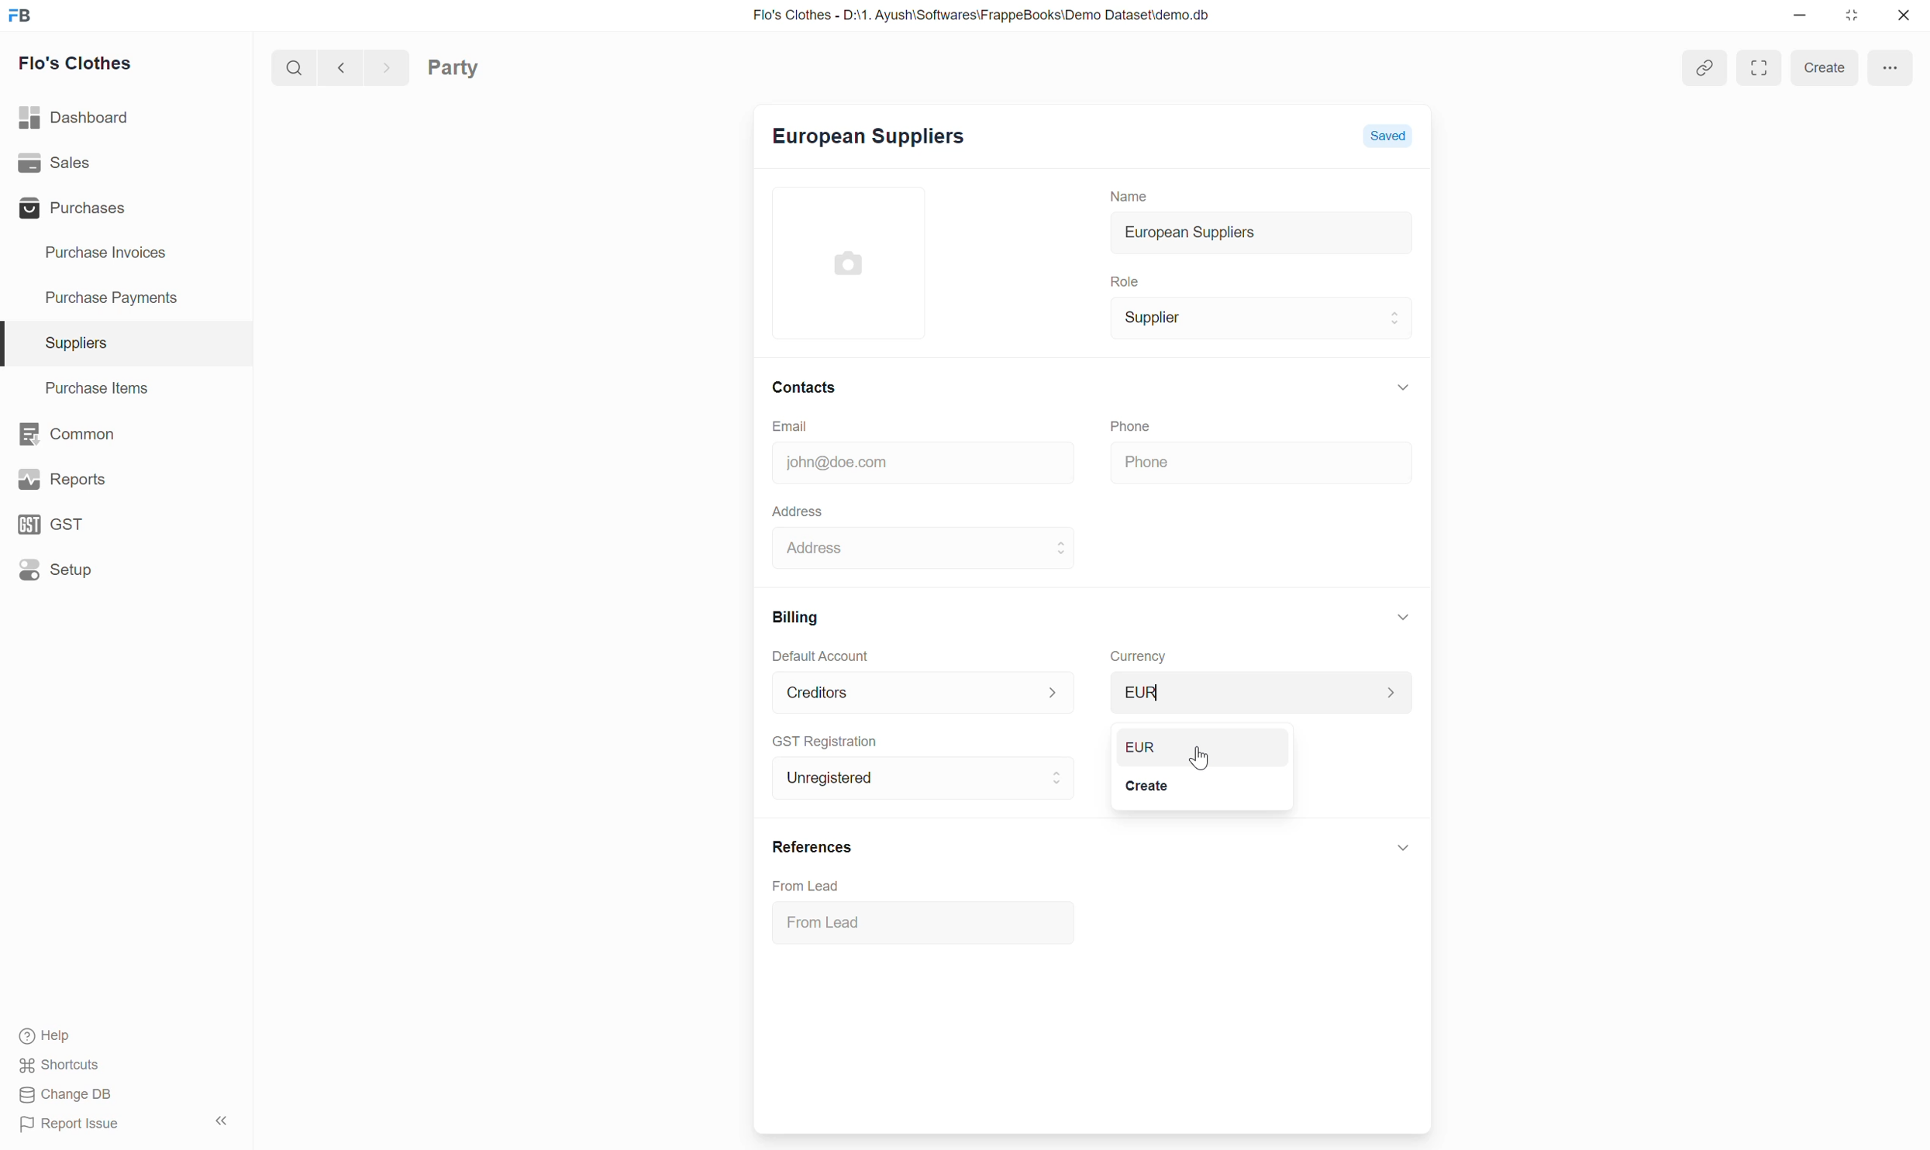 This screenshot has height=1150, width=1930. Describe the element at coordinates (1181, 462) in the screenshot. I see `Phone` at that location.